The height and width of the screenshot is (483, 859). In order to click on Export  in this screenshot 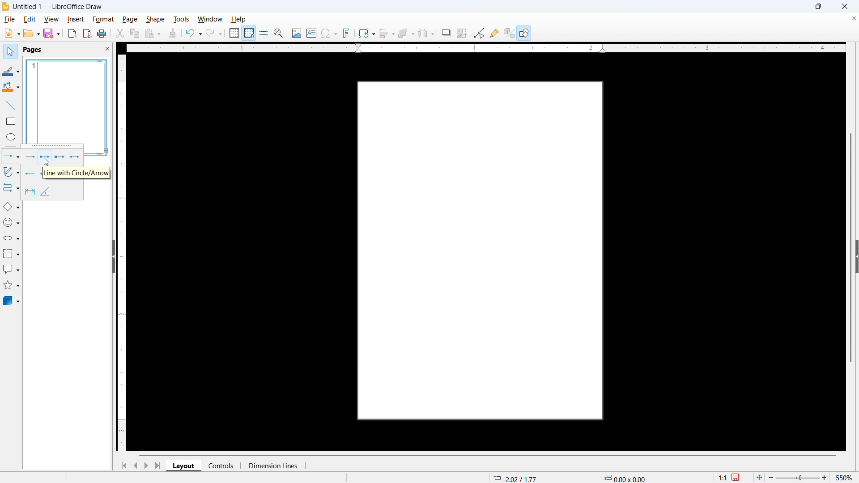, I will do `click(72, 34)`.